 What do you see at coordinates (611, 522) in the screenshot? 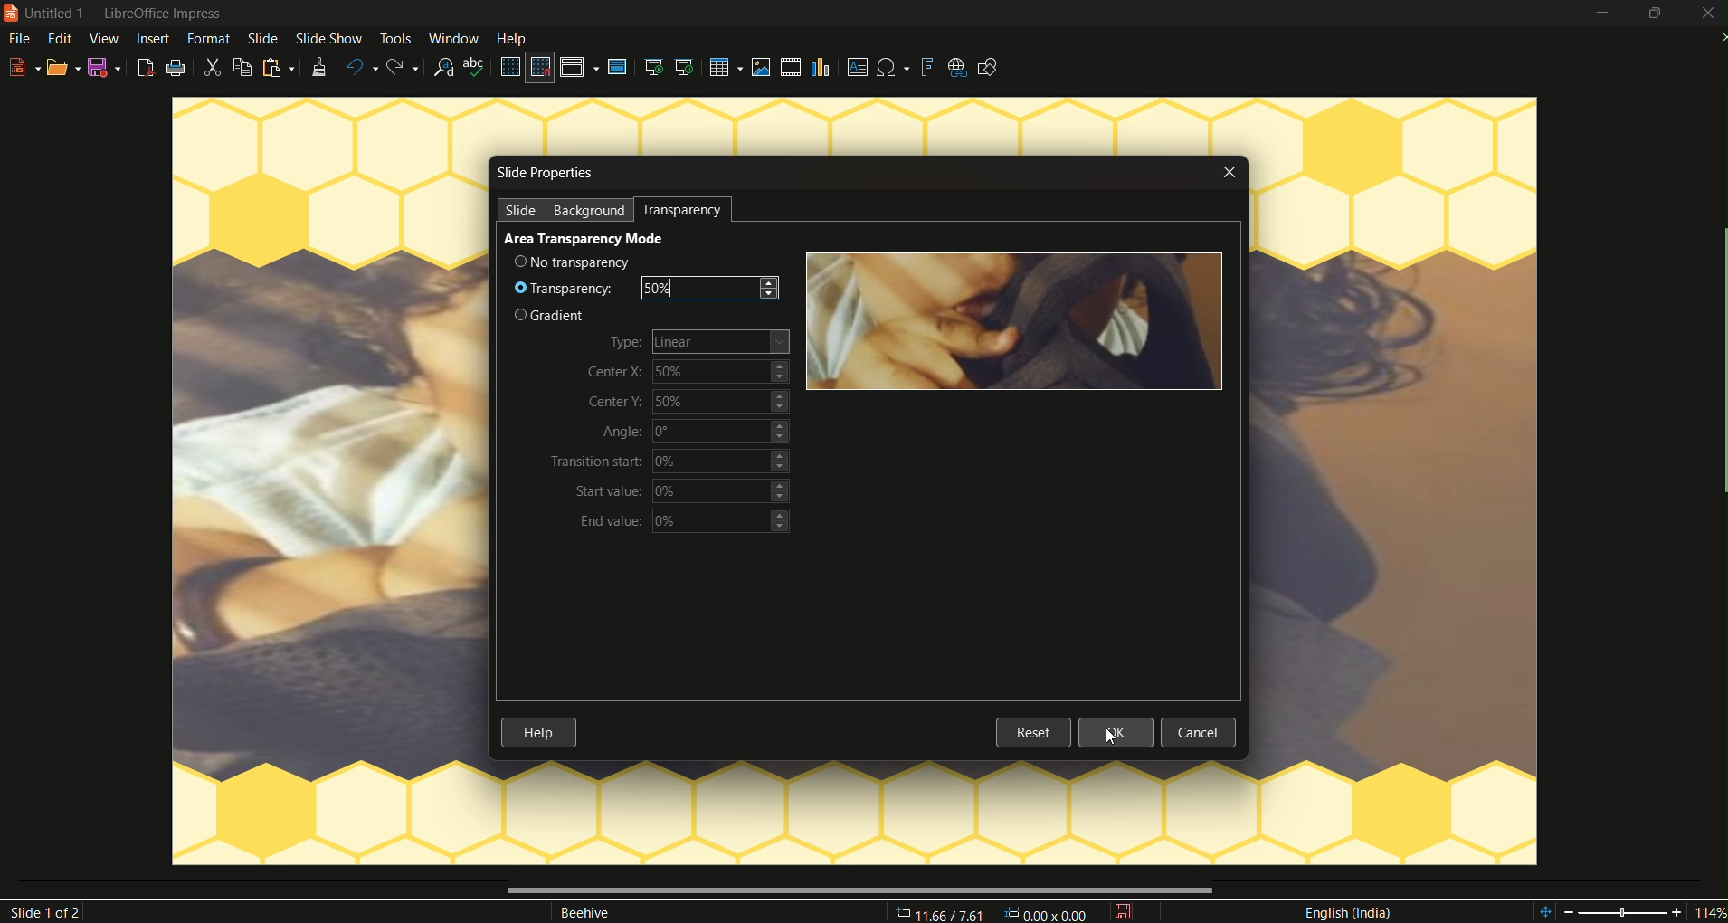
I see `end value` at bounding box center [611, 522].